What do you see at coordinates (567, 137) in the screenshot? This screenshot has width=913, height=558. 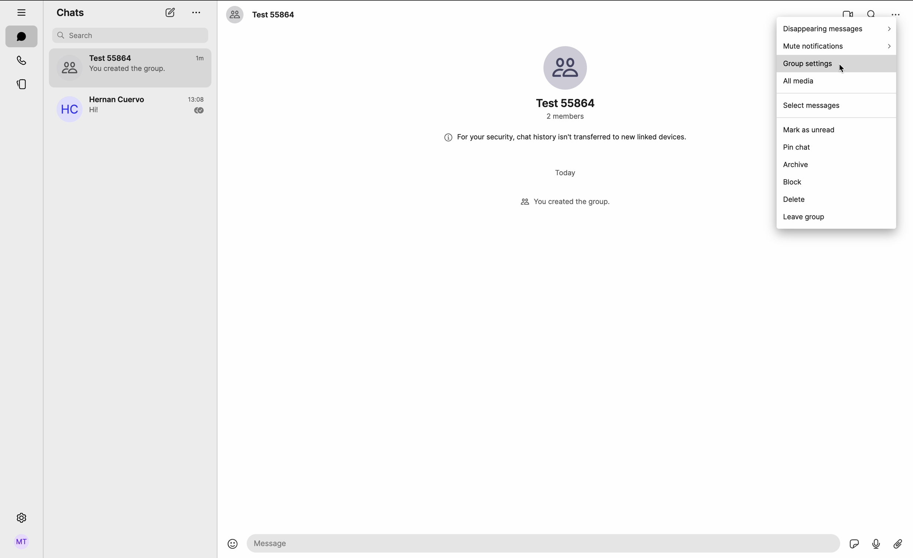 I see `safety message` at bounding box center [567, 137].